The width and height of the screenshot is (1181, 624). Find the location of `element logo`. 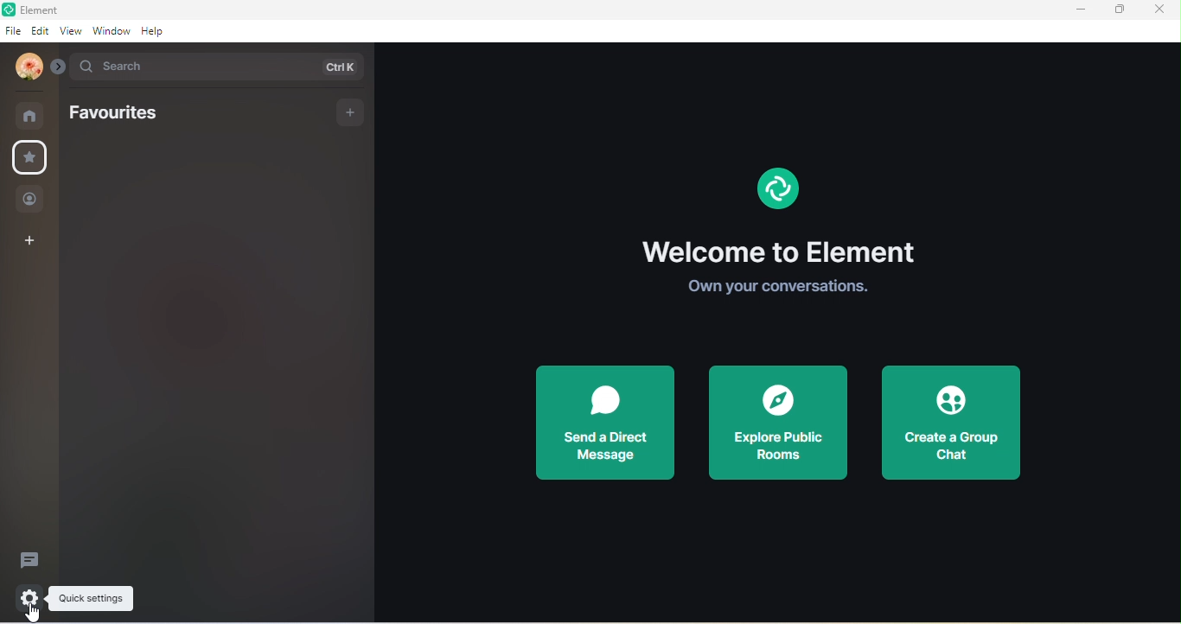

element logo is located at coordinates (775, 196).